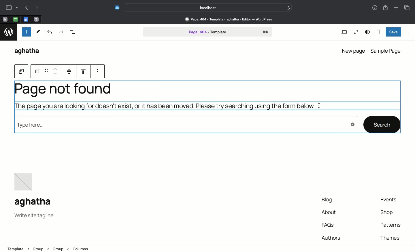 The image size is (415, 252). What do you see at coordinates (55, 71) in the screenshot?
I see `move up & down` at bounding box center [55, 71].